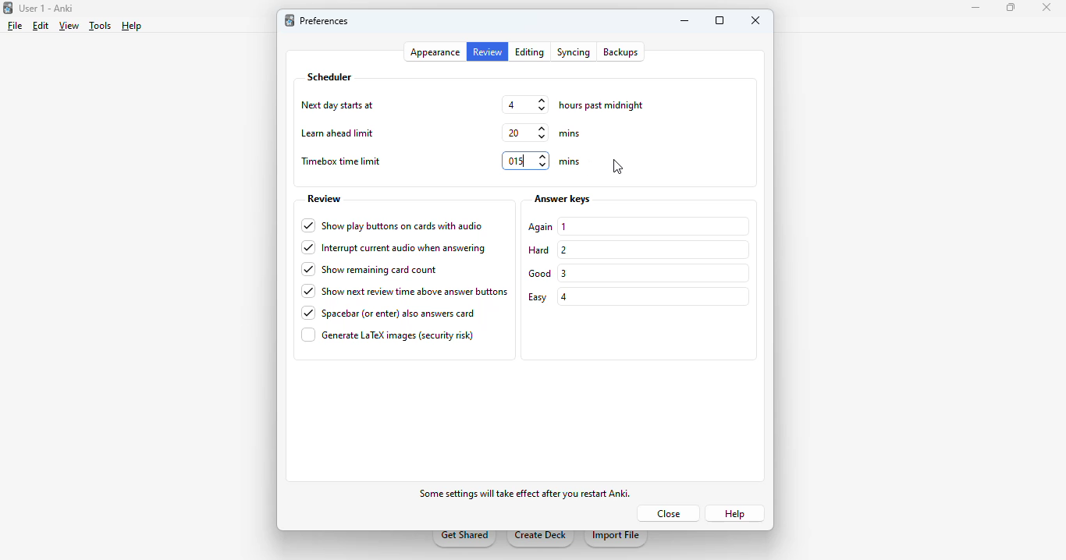 The width and height of the screenshot is (1066, 560). What do you see at coordinates (369, 269) in the screenshot?
I see `show remaining card count` at bounding box center [369, 269].